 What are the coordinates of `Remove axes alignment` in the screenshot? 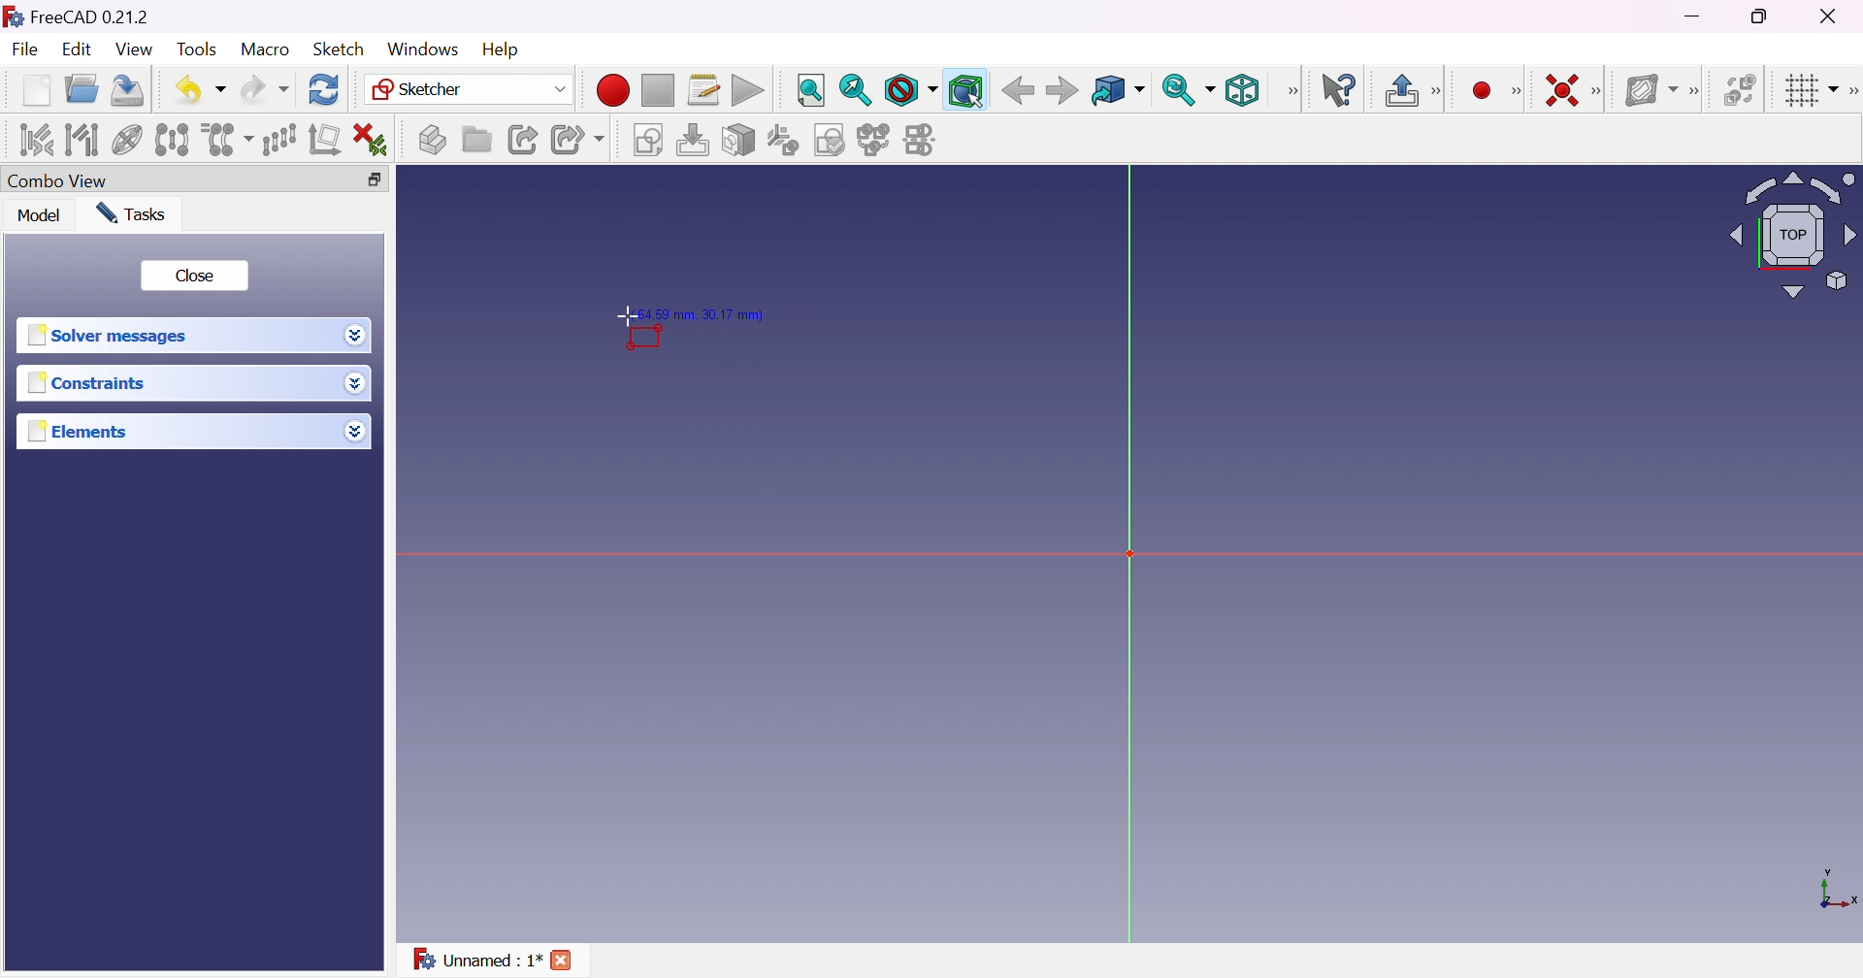 It's located at (323, 141).